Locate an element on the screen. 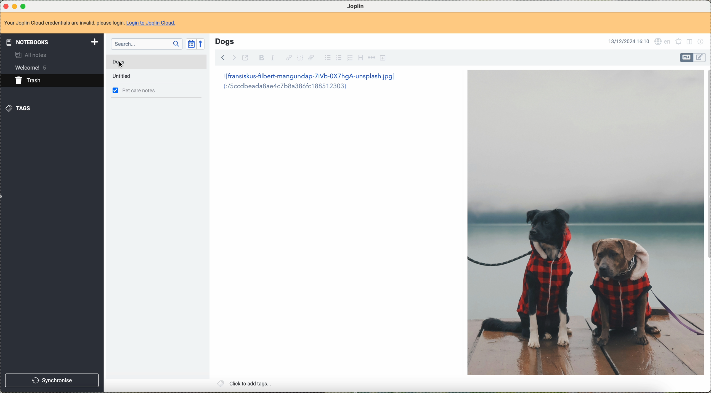 The height and width of the screenshot is (393, 711). checkbox is located at coordinates (349, 58).